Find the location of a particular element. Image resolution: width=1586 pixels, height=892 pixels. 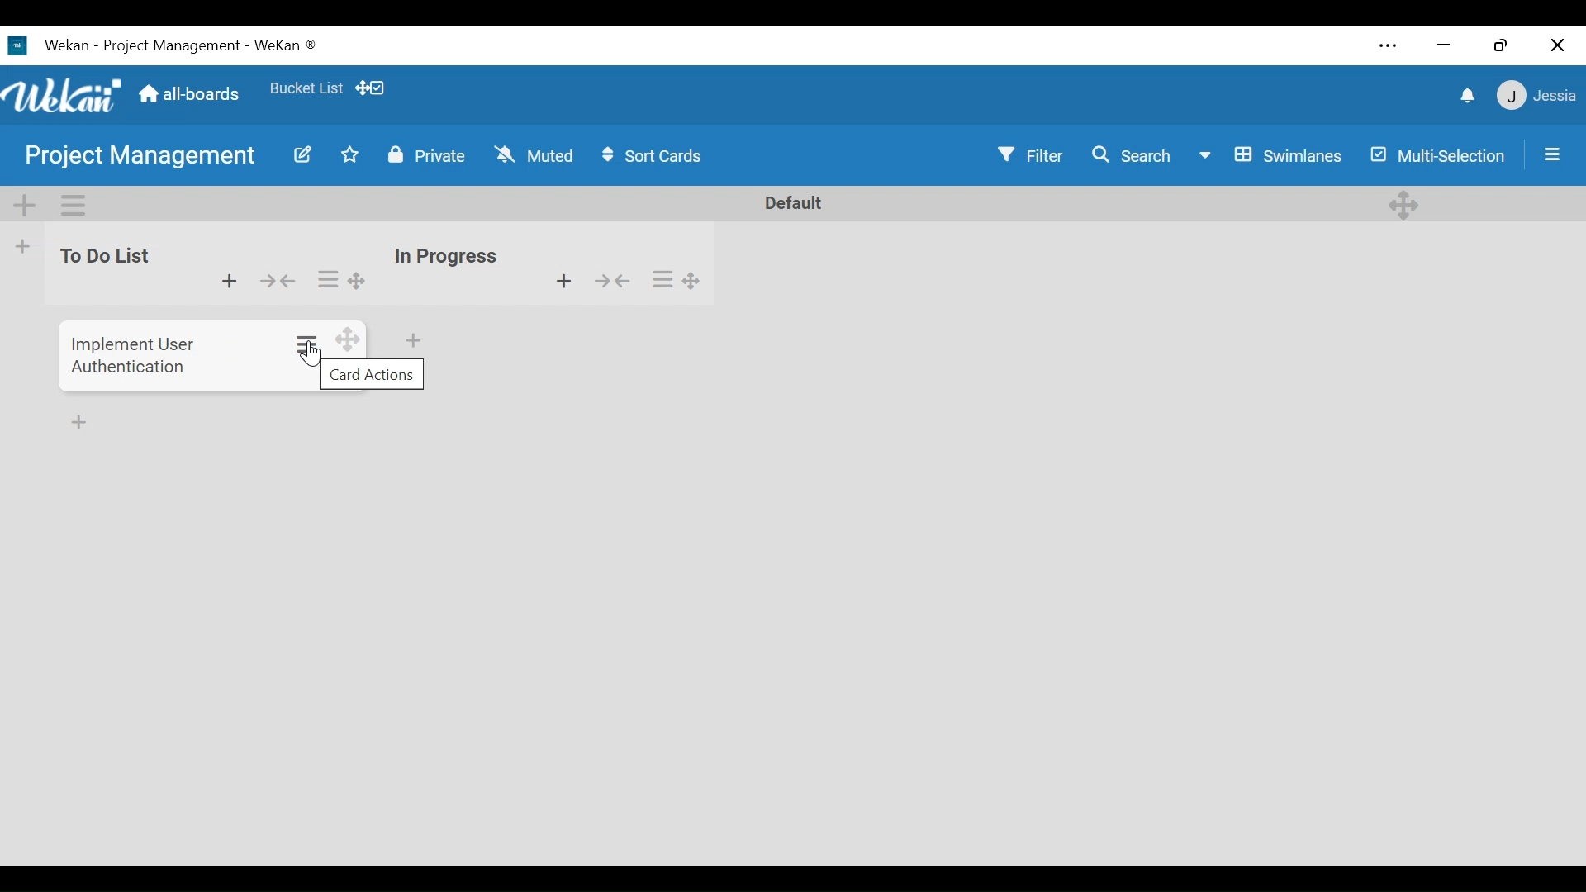

Swimlanes is located at coordinates (1270, 154).